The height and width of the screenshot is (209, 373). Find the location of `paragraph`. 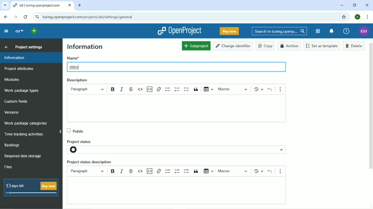

paragraph is located at coordinates (87, 171).